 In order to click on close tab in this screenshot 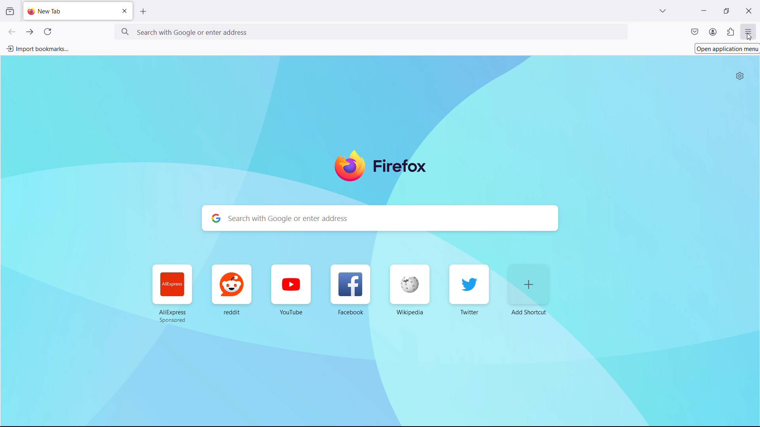, I will do `click(124, 11)`.